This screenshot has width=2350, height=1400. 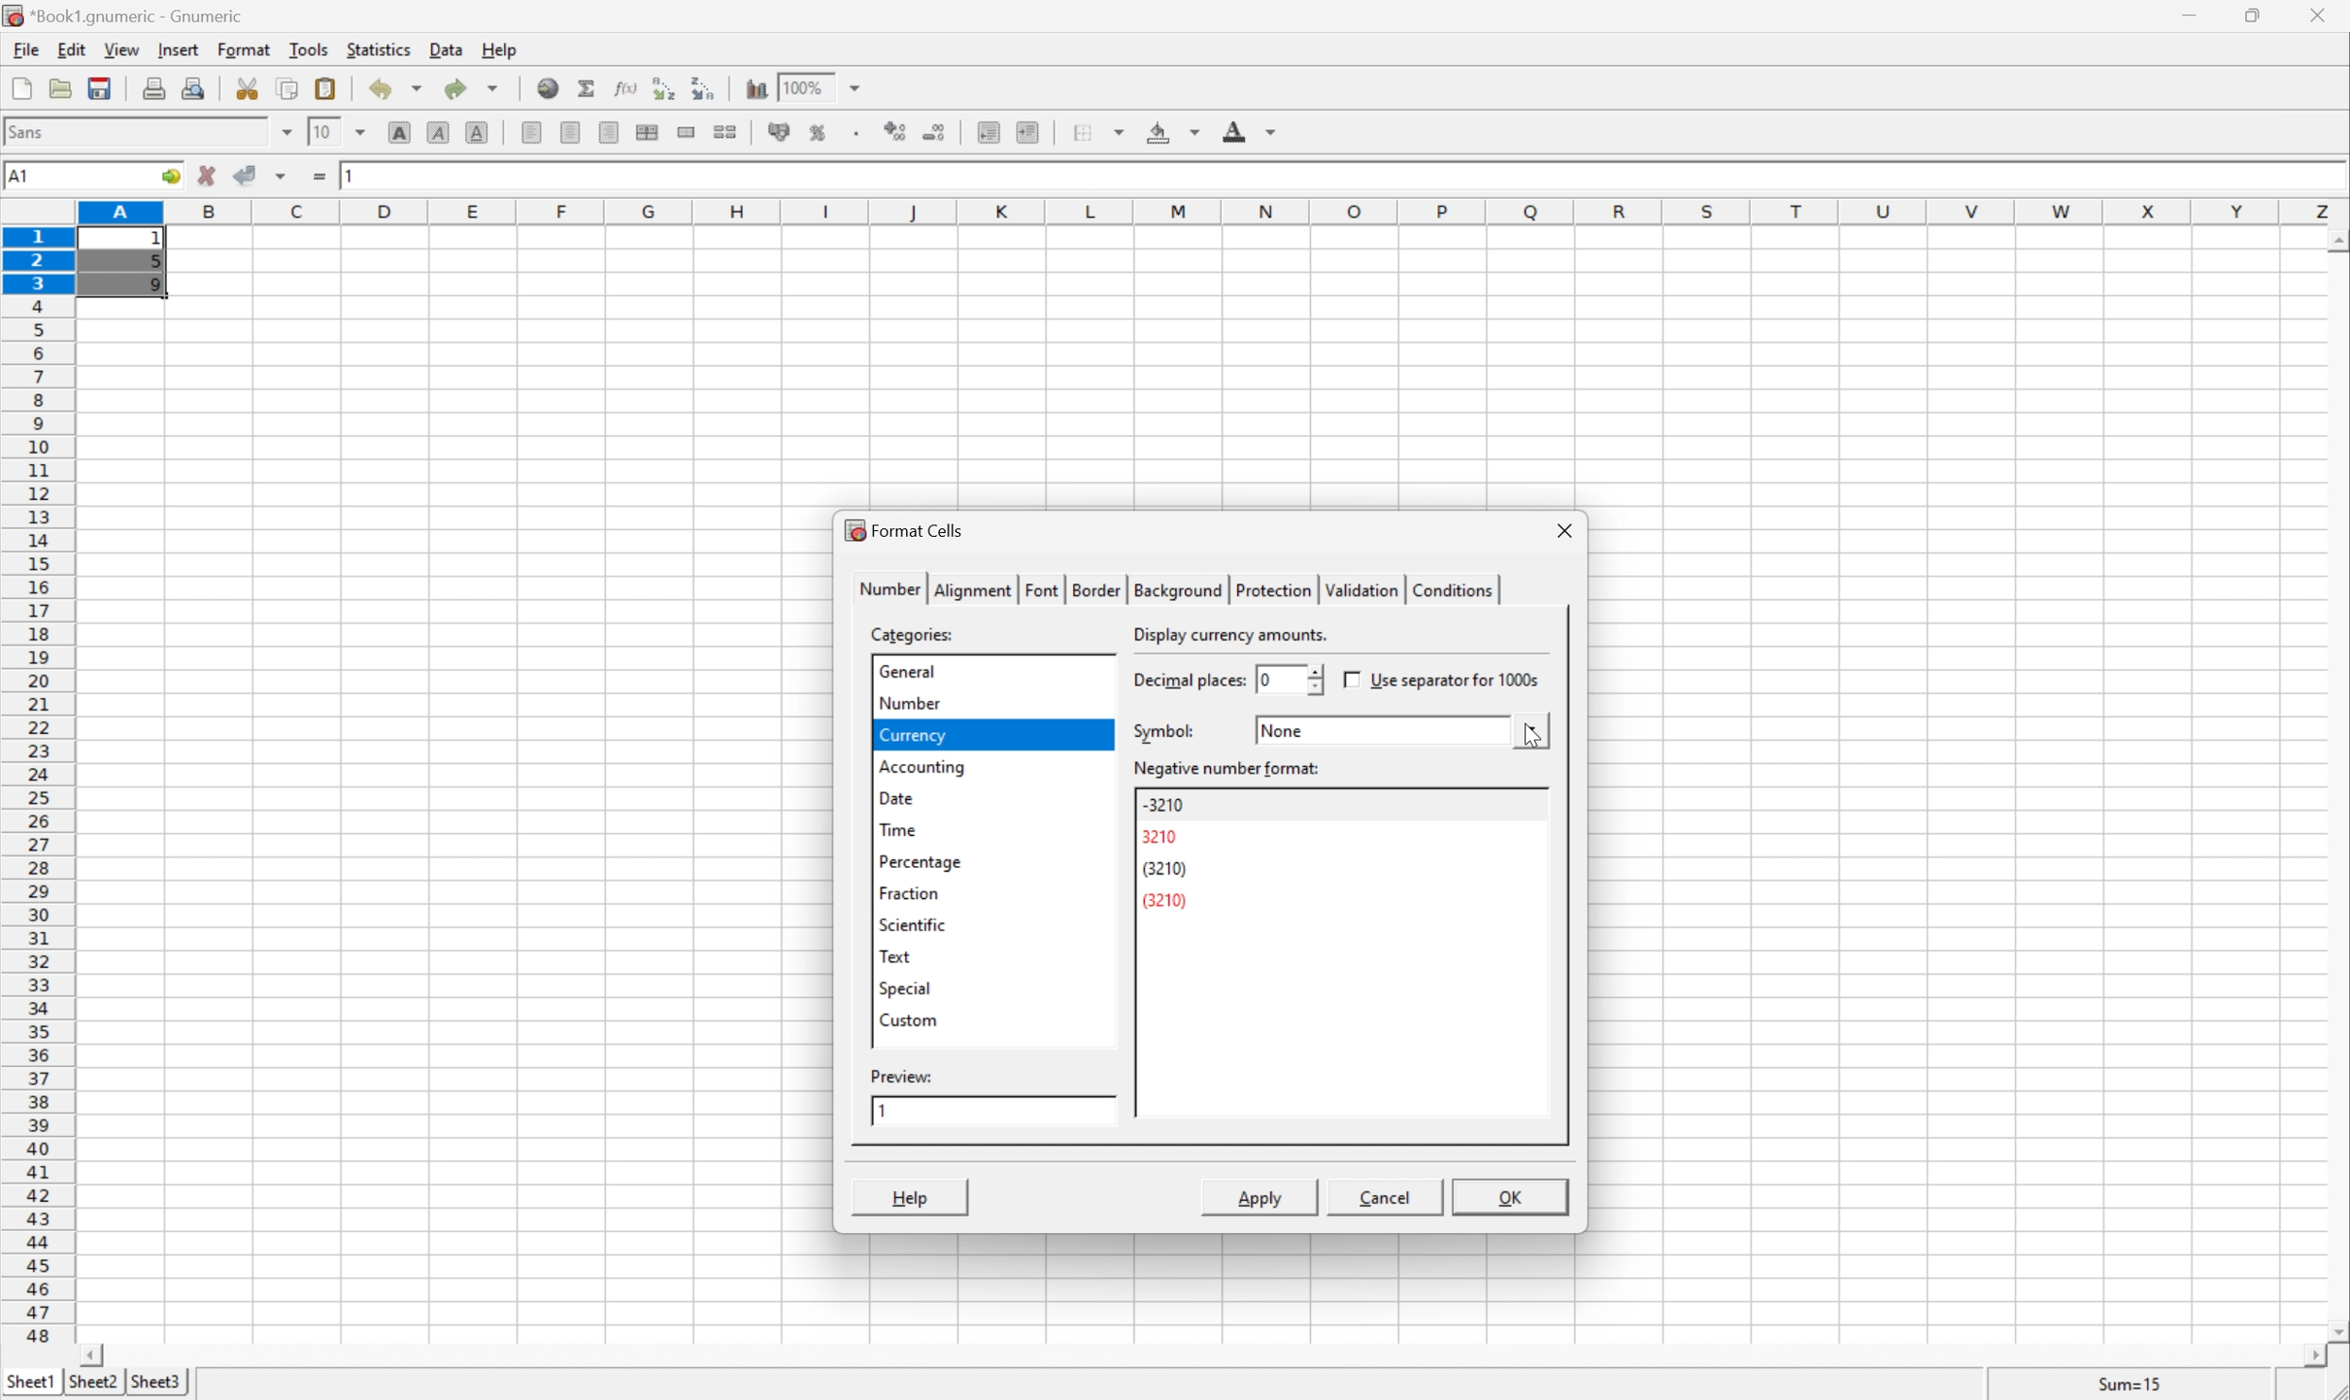 What do you see at coordinates (58, 85) in the screenshot?
I see `open a file` at bounding box center [58, 85].